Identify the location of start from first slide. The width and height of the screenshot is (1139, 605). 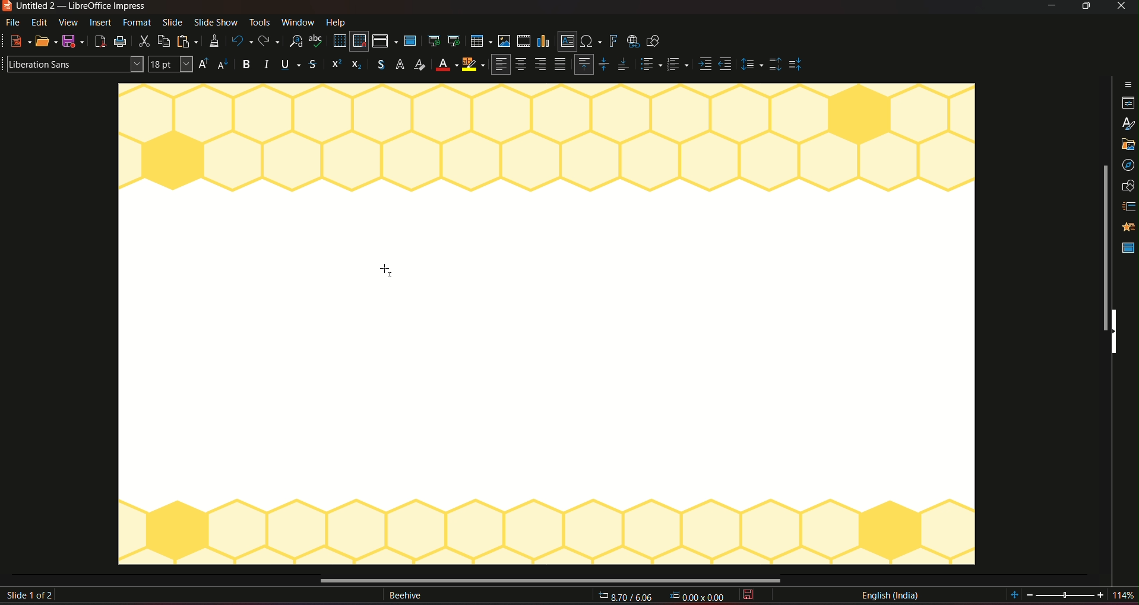
(434, 41).